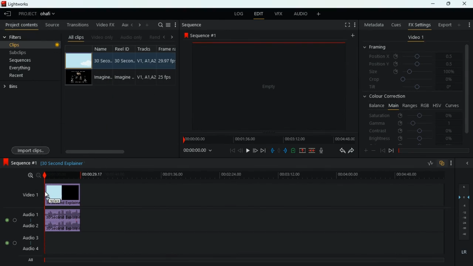 The height and width of the screenshot is (266, 473). I want to click on , so click(57, 45).